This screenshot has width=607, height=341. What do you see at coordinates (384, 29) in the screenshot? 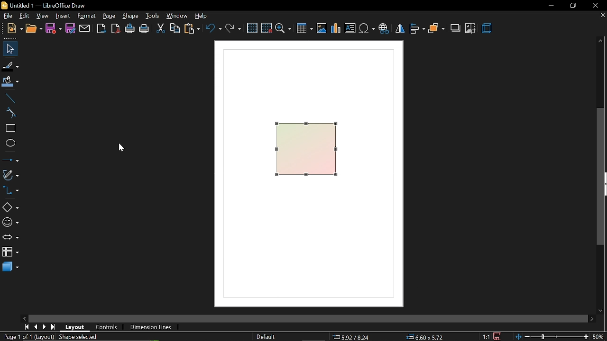
I see `Insert hyperlink` at bounding box center [384, 29].